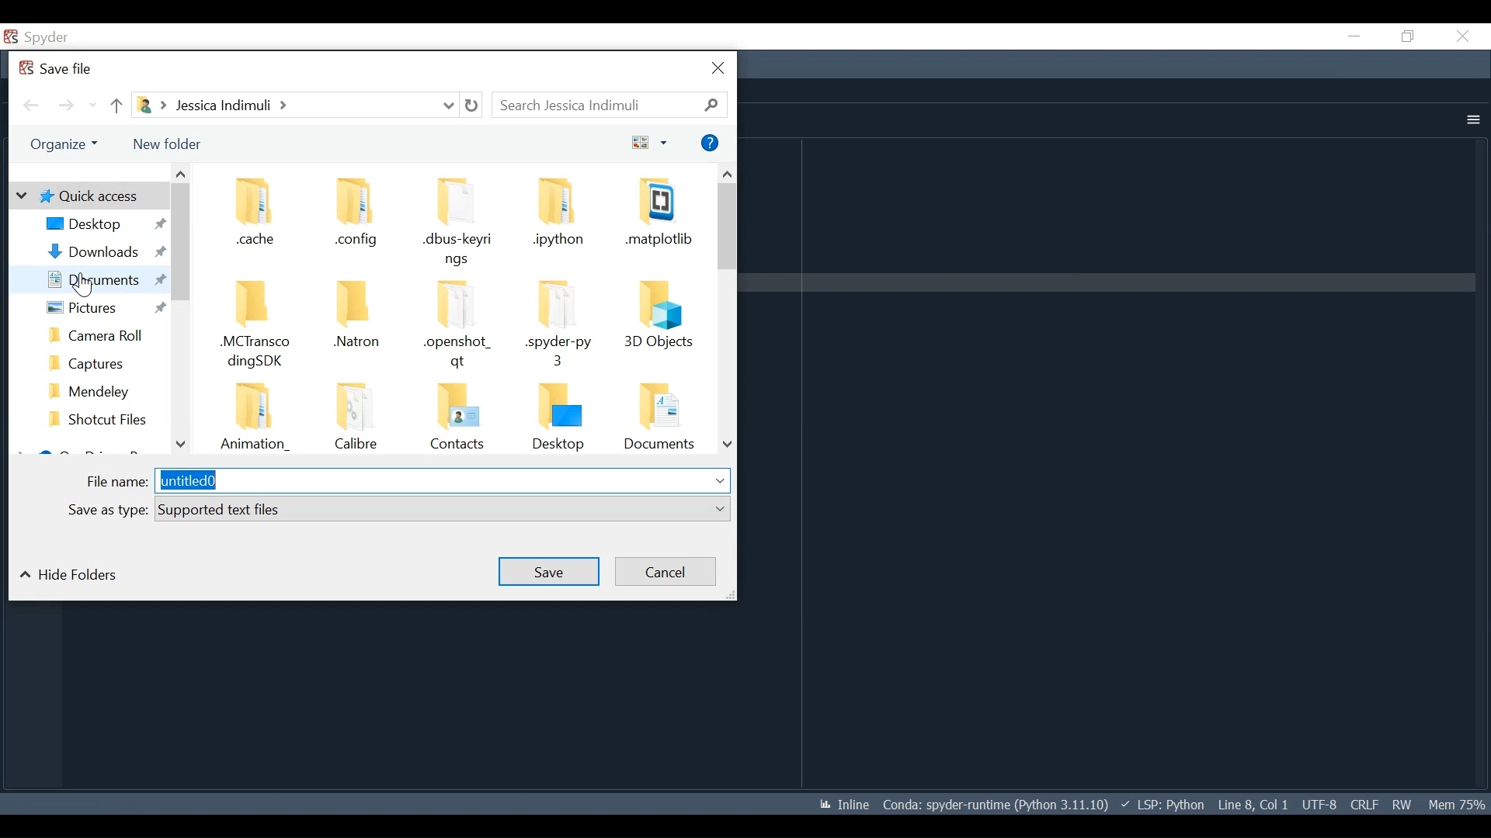 The image size is (1491, 838). Describe the element at coordinates (398, 507) in the screenshot. I see `Save as type` at that location.